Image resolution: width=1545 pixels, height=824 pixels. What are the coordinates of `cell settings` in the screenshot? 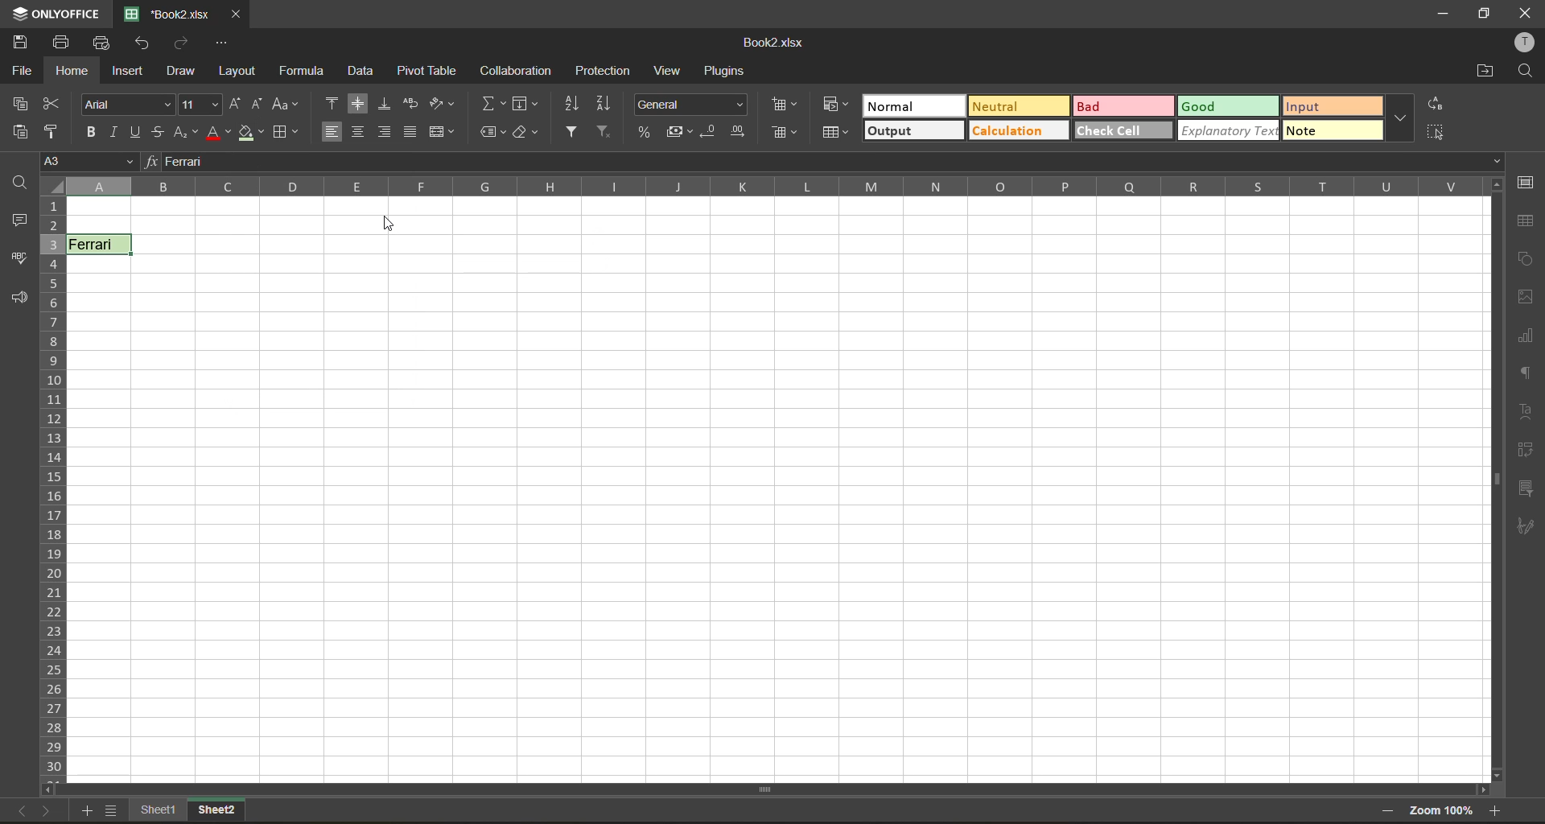 It's located at (1530, 183).